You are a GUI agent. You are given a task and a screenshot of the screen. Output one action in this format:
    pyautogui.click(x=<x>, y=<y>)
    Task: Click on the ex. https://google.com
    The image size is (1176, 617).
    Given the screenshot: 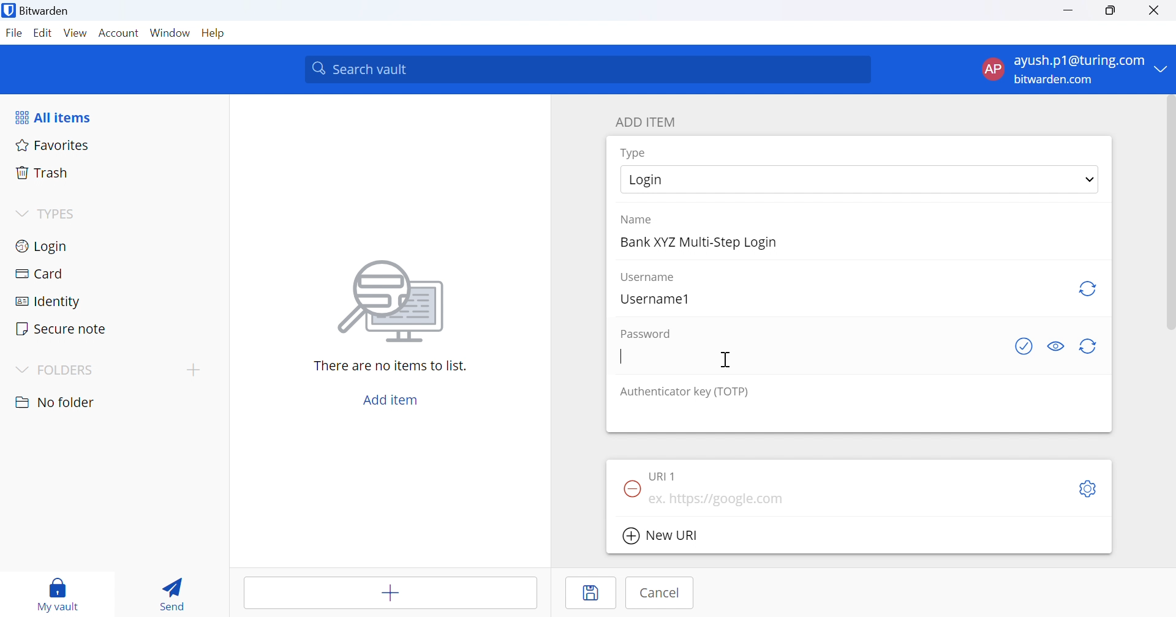 What is the action you would take?
    pyautogui.click(x=720, y=500)
    